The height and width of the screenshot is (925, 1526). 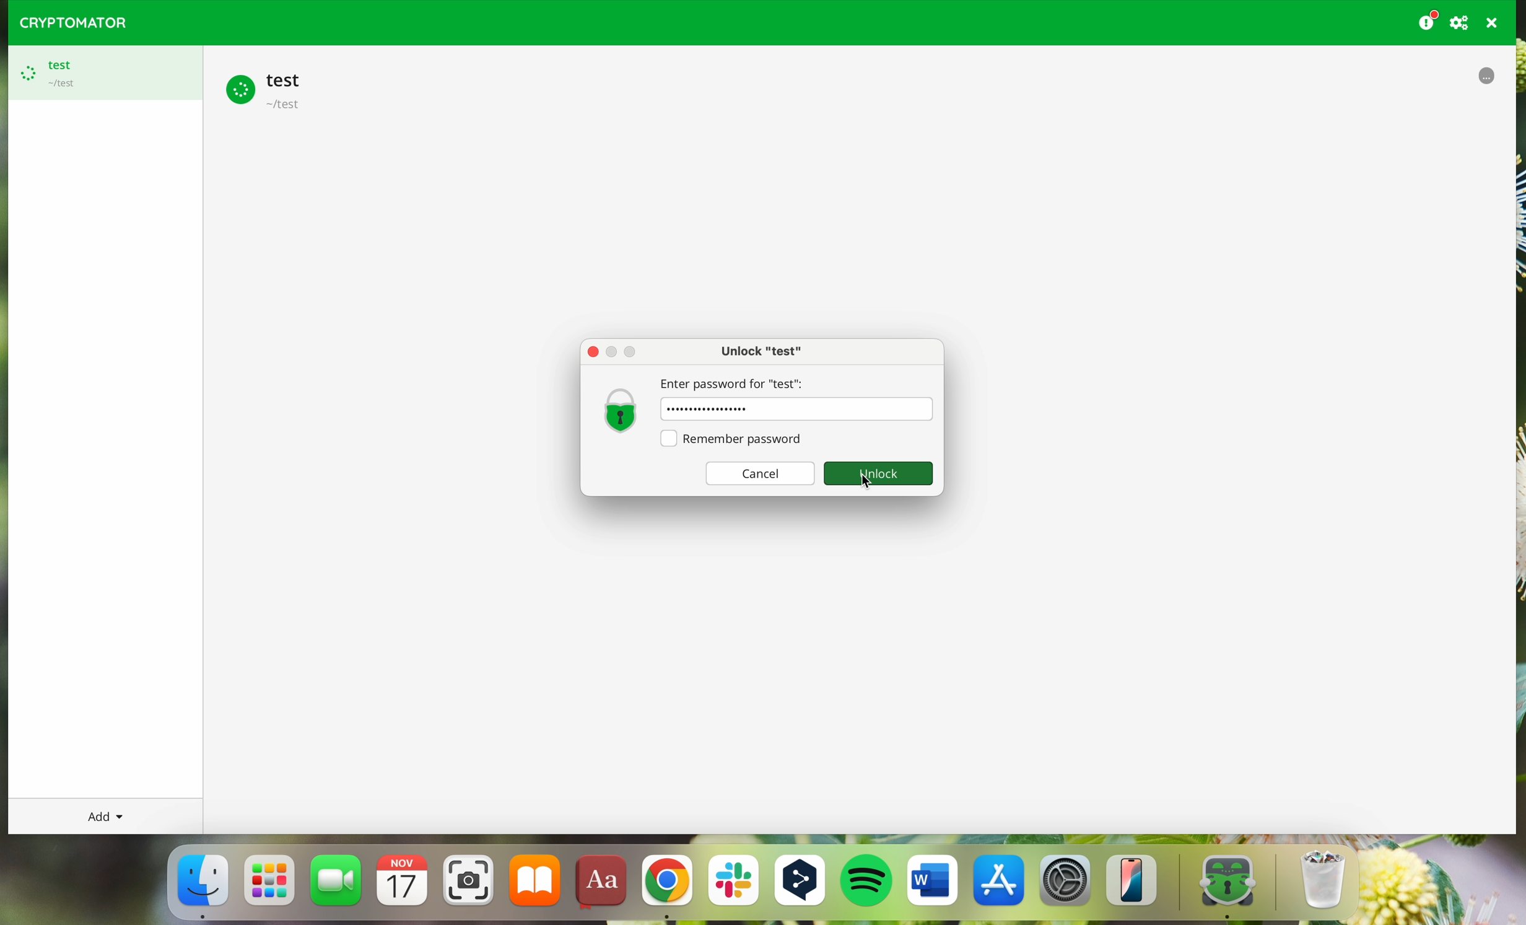 I want to click on launchpad, so click(x=271, y=880).